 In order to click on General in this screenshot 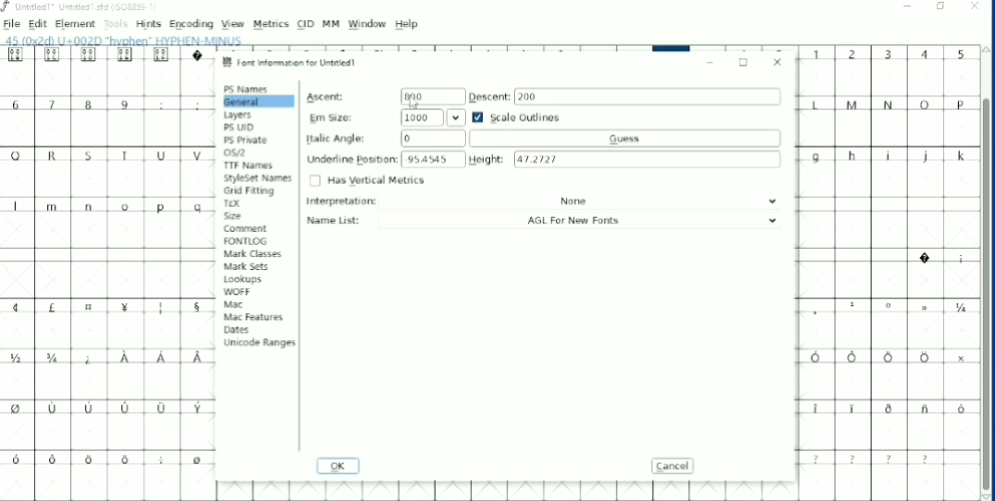, I will do `click(257, 102)`.